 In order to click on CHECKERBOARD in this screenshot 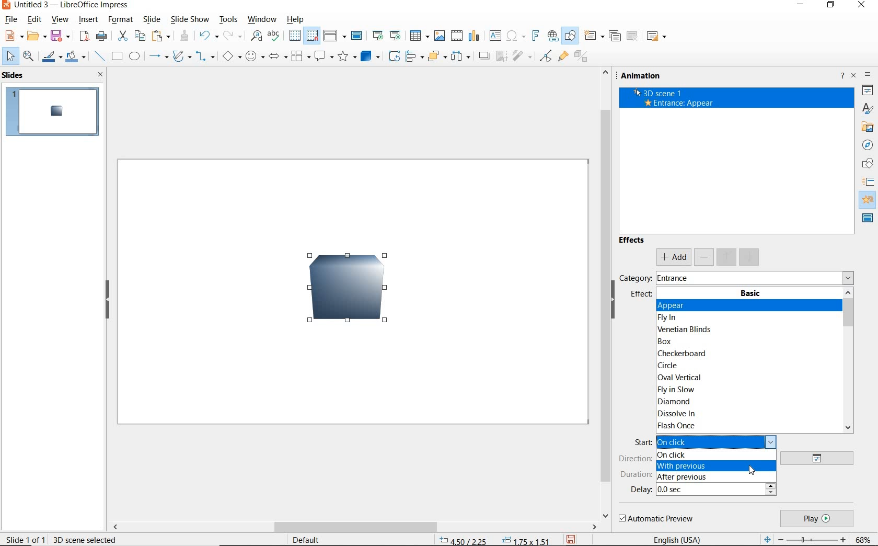, I will do `click(684, 354)`.